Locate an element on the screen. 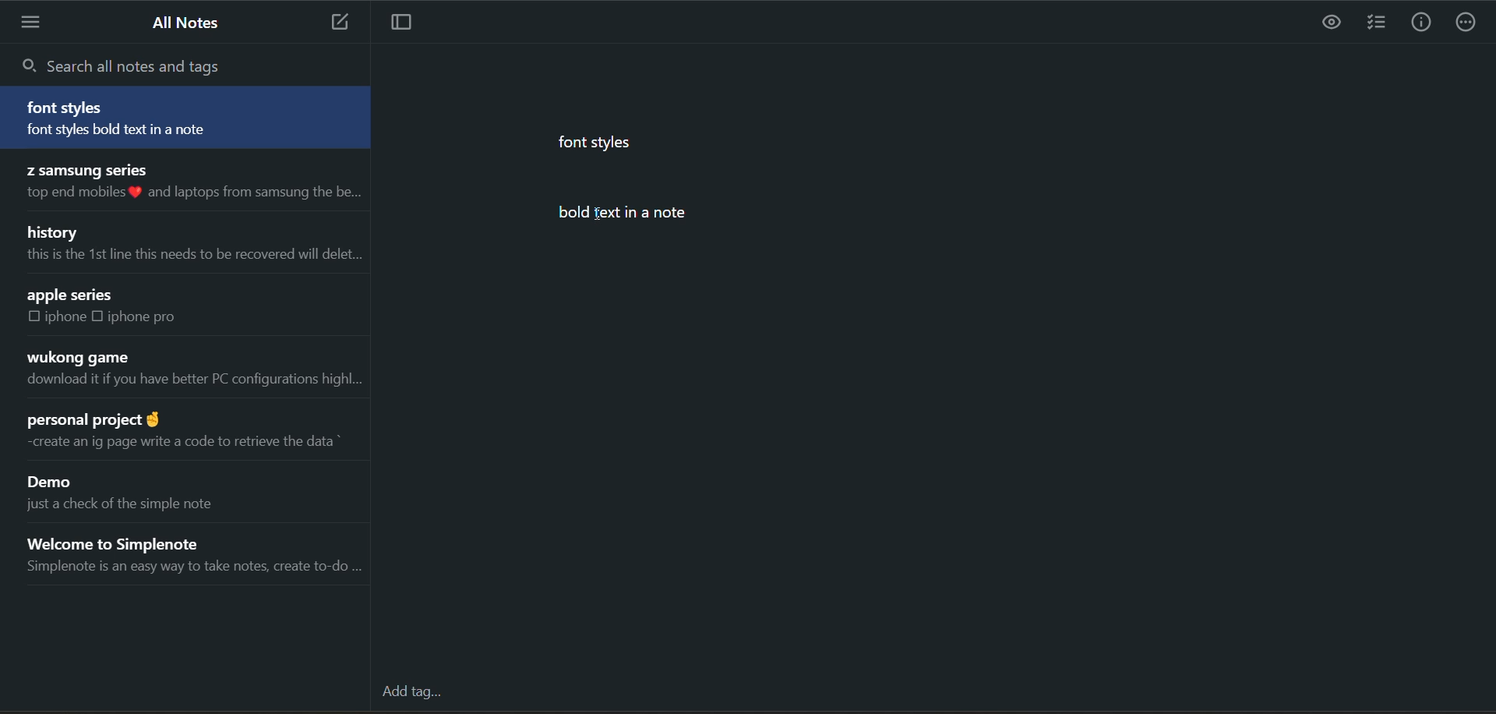 The width and height of the screenshot is (1496, 714). personal project @ is located at coordinates (91, 415).